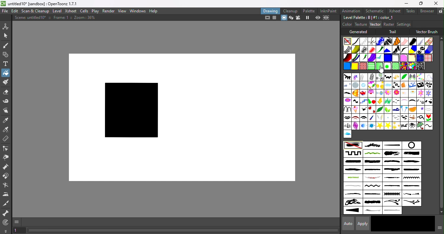  What do you see at coordinates (355, 118) in the screenshot?
I see `Pare2` at bounding box center [355, 118].